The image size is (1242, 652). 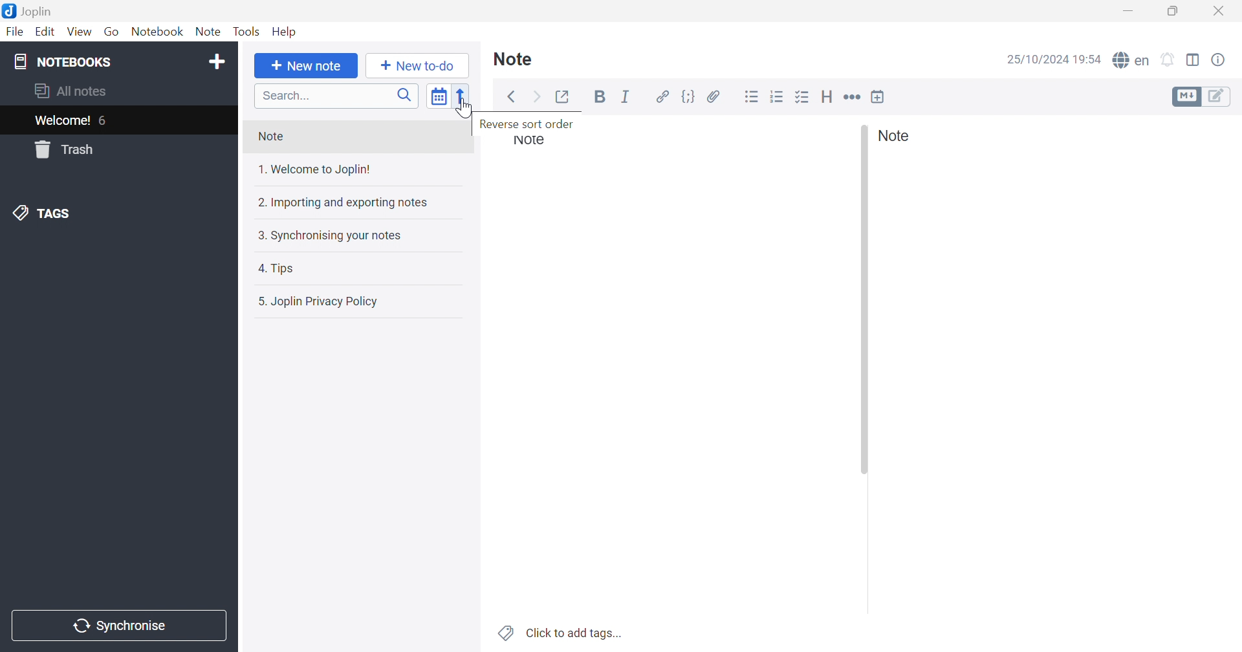 What do you see at coordinates (894, 136) in the screenshot?
I see `Note` at bounding box center [894, 136].